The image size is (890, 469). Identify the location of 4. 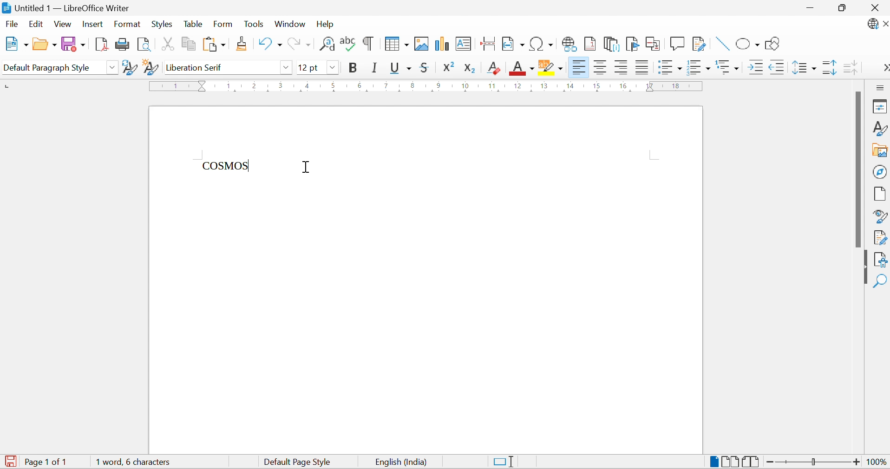
(308, 85).